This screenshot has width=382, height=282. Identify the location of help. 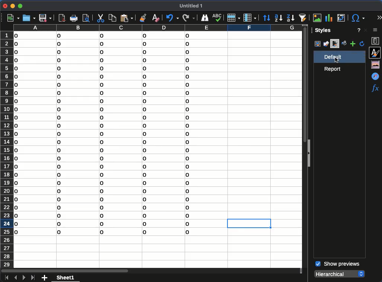
(358, 30).